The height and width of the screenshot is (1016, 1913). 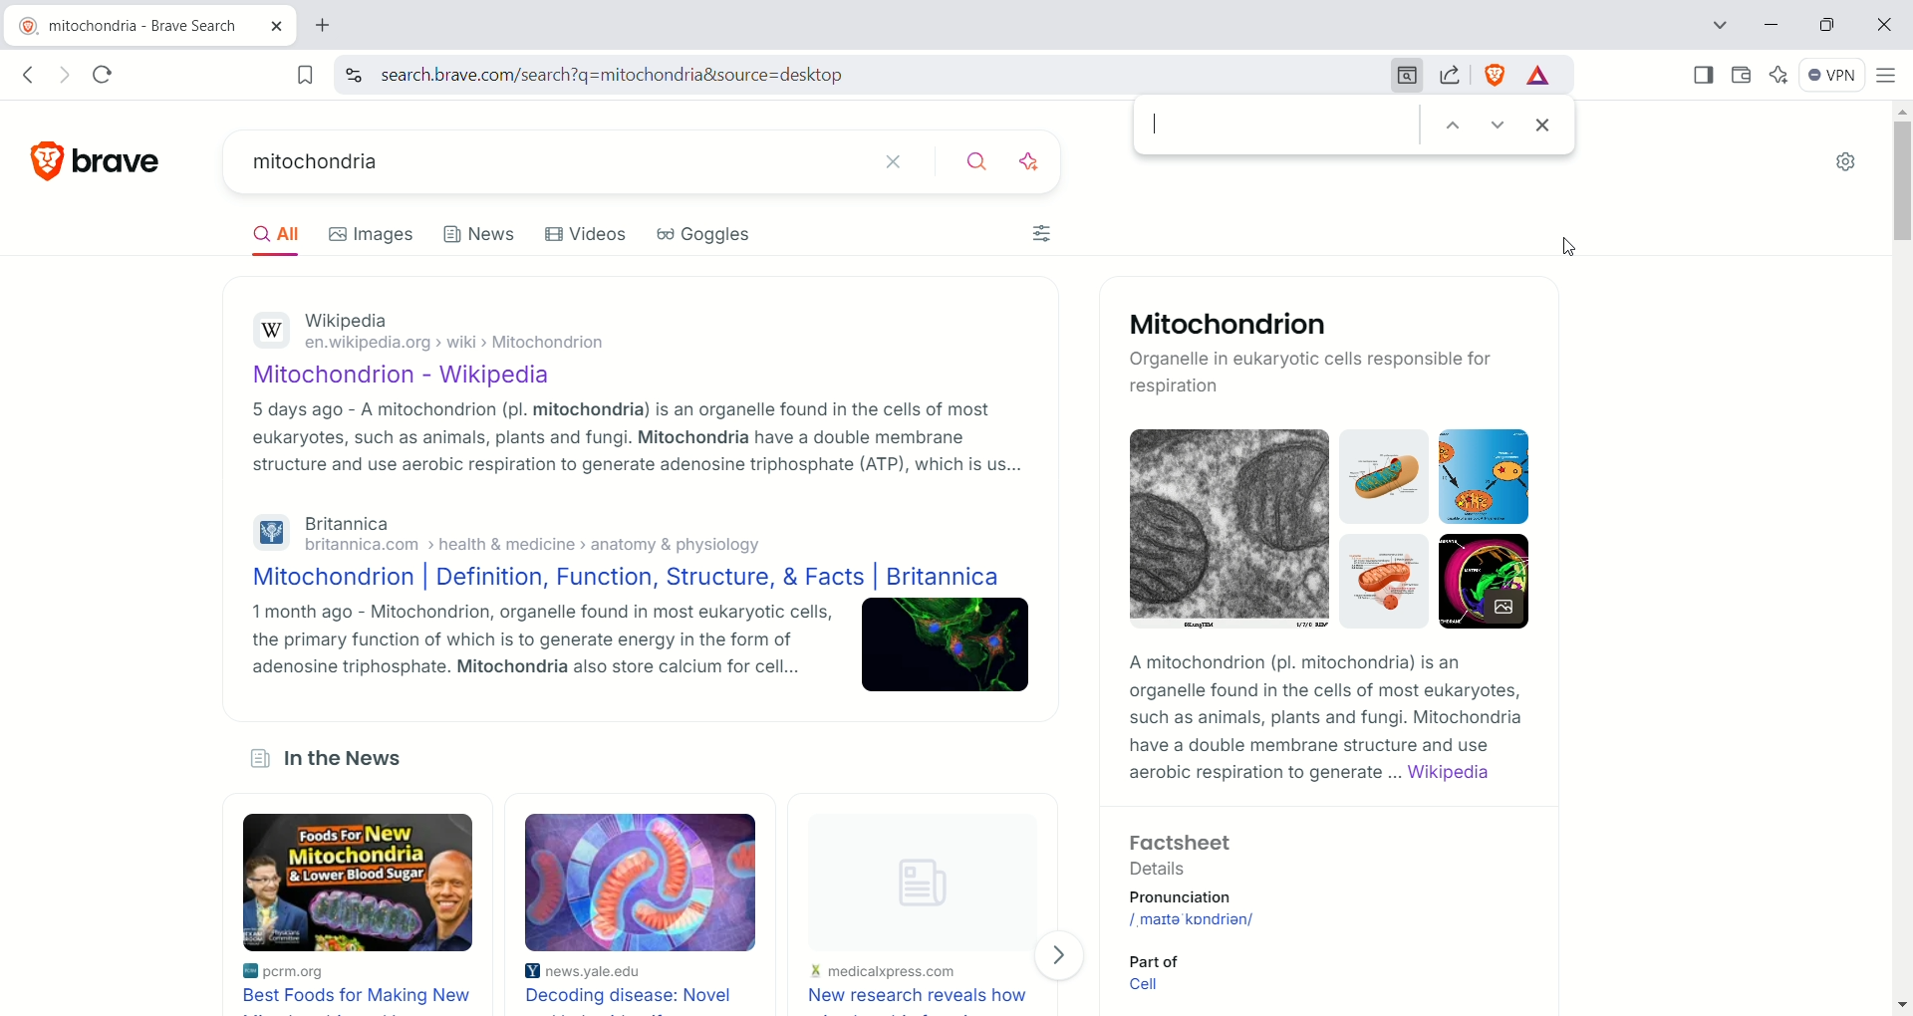 I want to click on click to go forward, hold to see history, so click(x=65, y=74).